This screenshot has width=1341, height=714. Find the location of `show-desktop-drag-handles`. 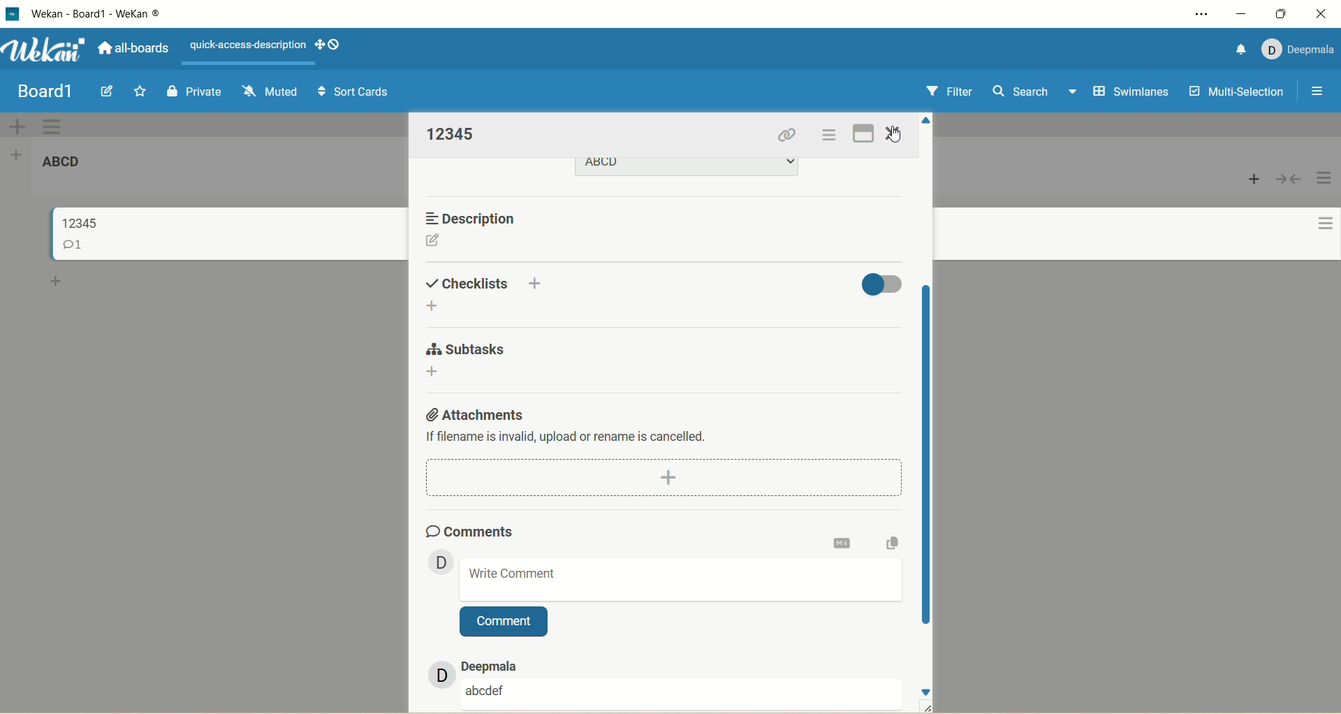

show-desktop-drag-handles is located at coordinates (316, 43).